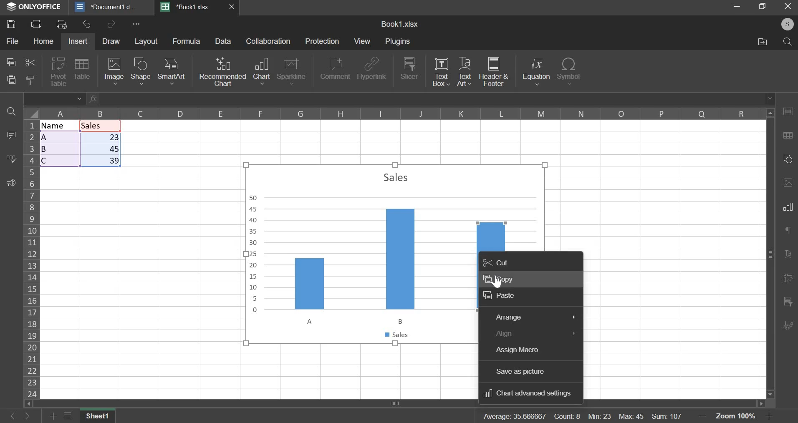  I want to click on cut, so click(30, 63).